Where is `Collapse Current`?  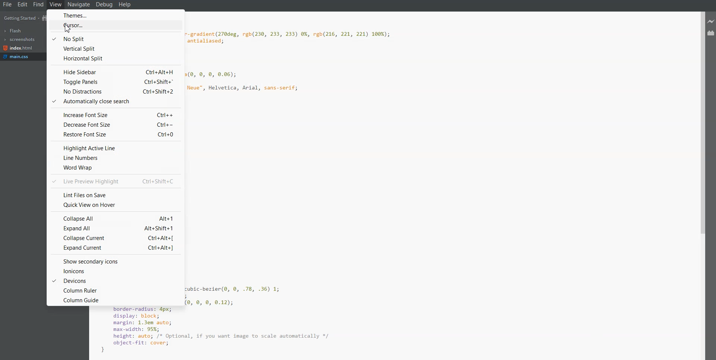
Collapse Current is located at coordinates (114, 238).